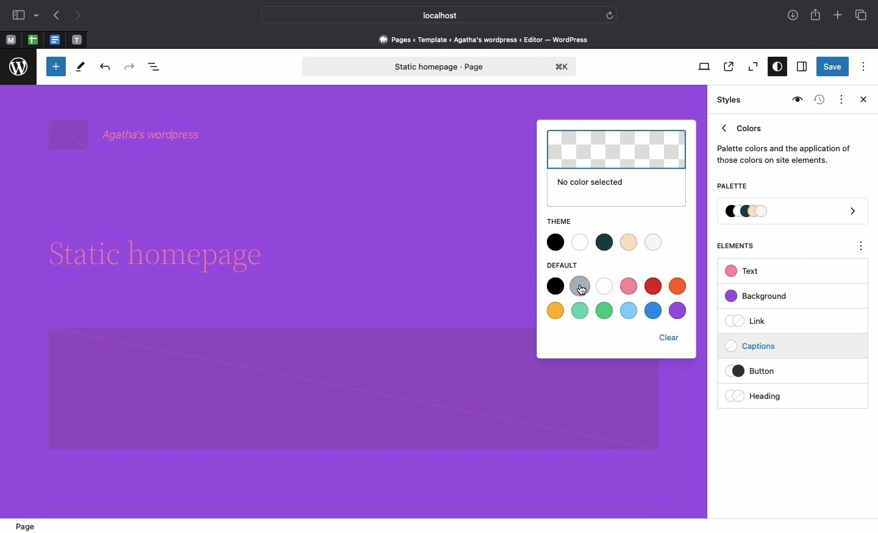 The image size is (878, 533). Describe the element at coordinates (751, 67) in the screenshot. I see `Zoom out` at that location.